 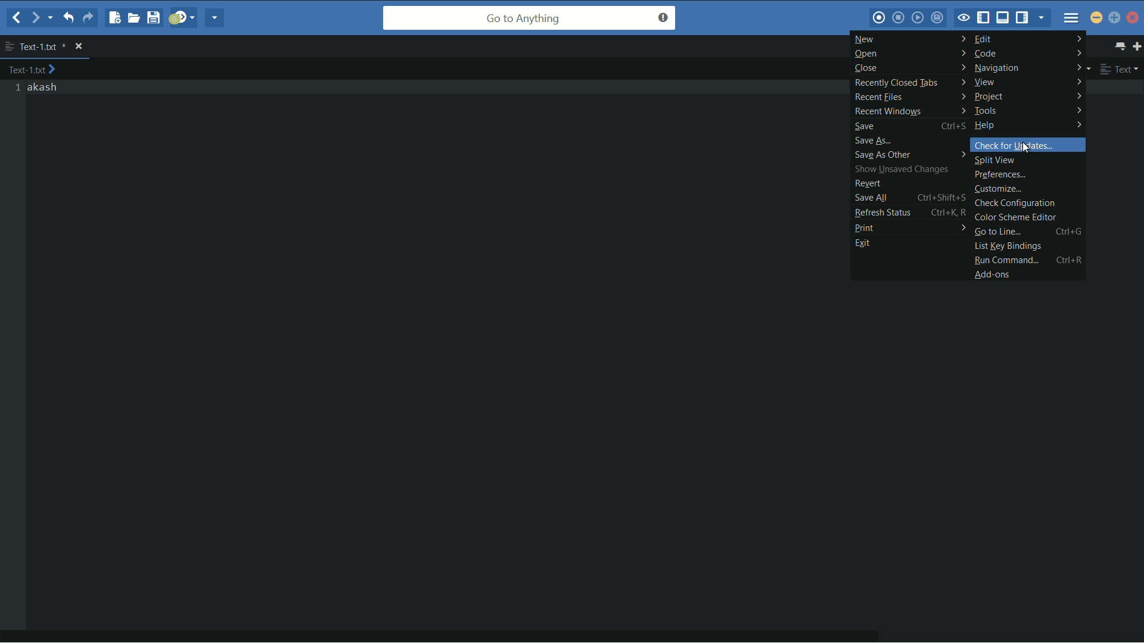 What do you see at coordinates (1027, 95) in the screenshot?
I see `project` at bounding box center [1027, 95].